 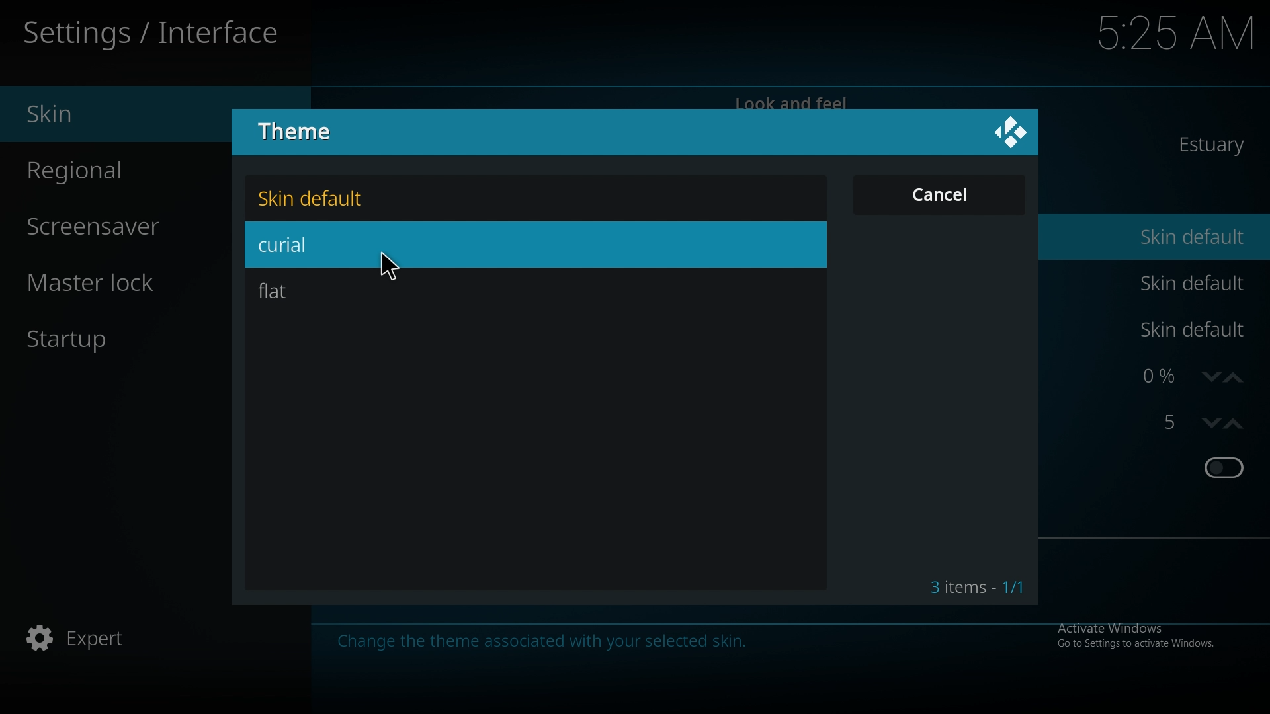 I want to click on strereoscopic 3d effect strength, so click(x=1165, y=425).